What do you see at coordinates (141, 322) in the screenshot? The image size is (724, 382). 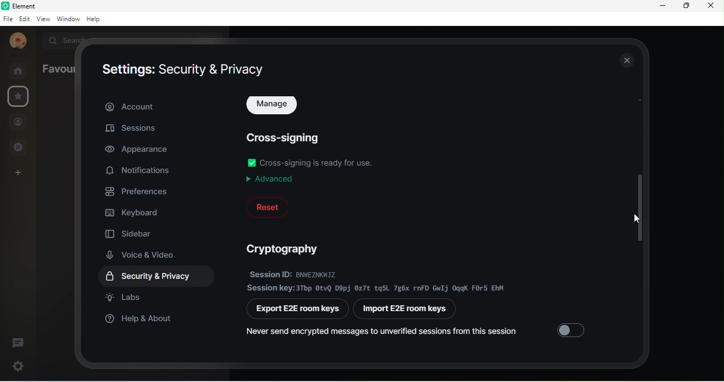 I see `help & about` at bounding box center [141, 322].